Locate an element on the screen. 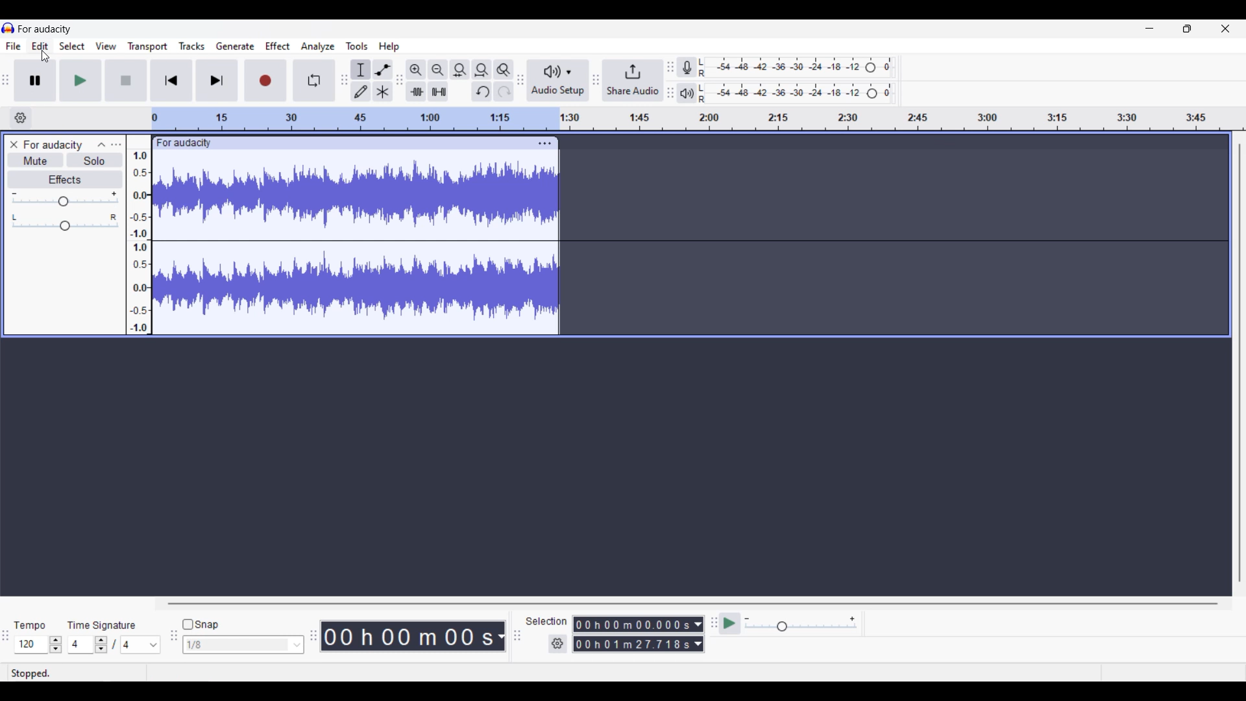 The image size is (1246, 701). selection is located at coordinates (546, 621).